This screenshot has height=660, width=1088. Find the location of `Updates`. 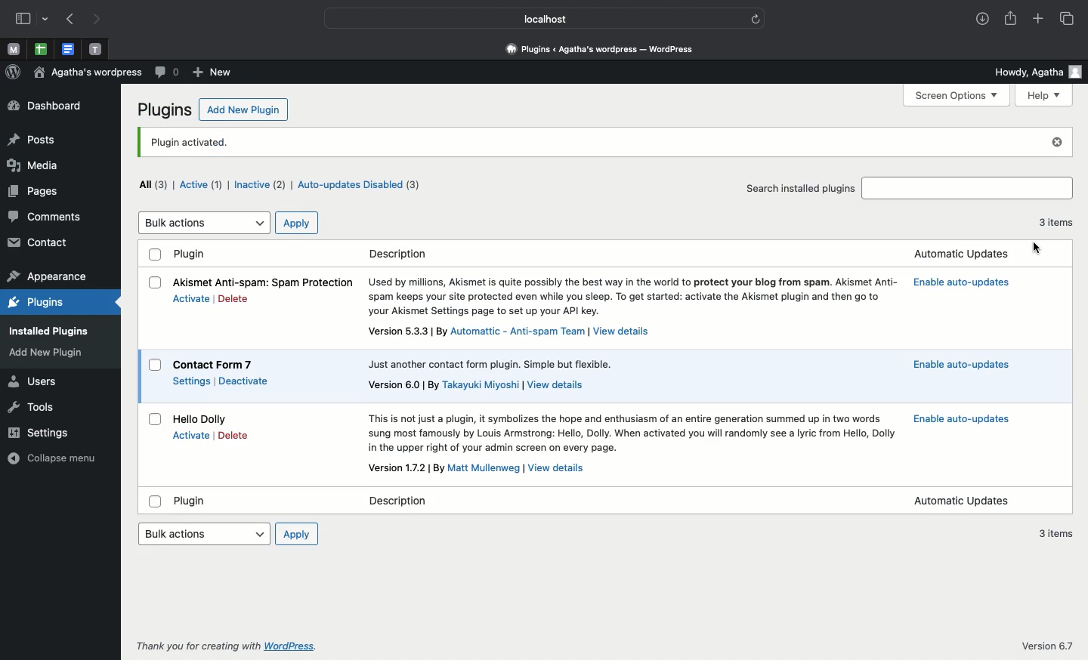

Updates is located at coordinates (966, 501).